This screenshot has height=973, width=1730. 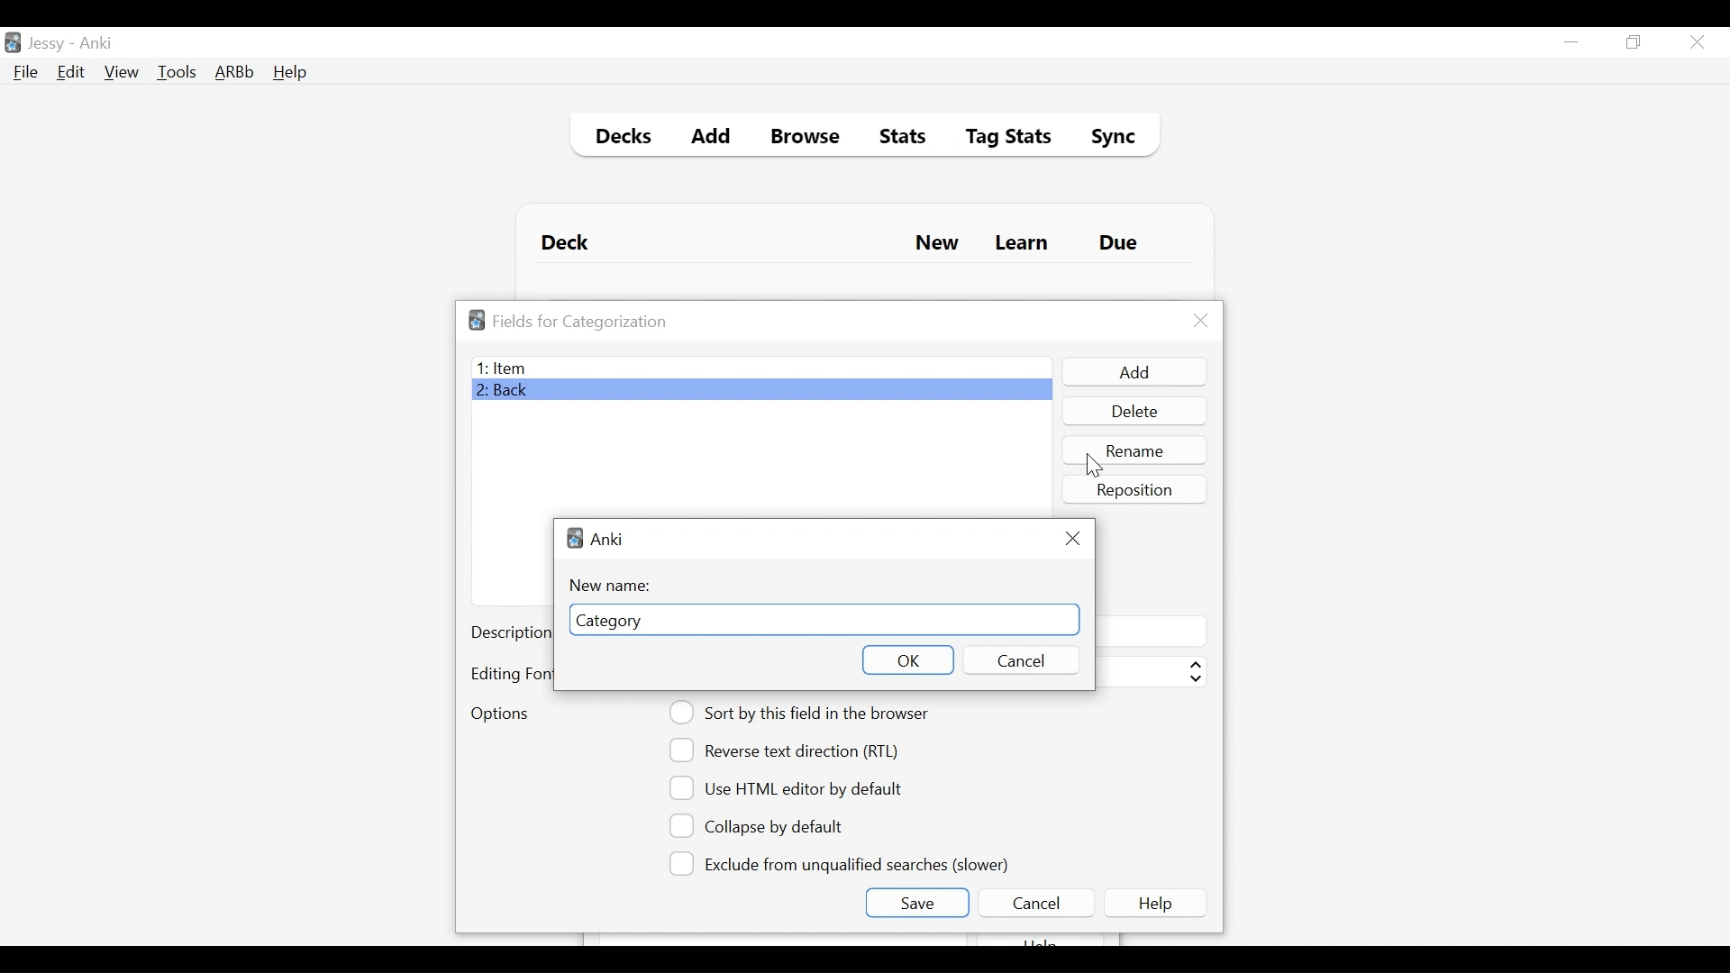 I want to click on Close, so click(x=1072, y=538).